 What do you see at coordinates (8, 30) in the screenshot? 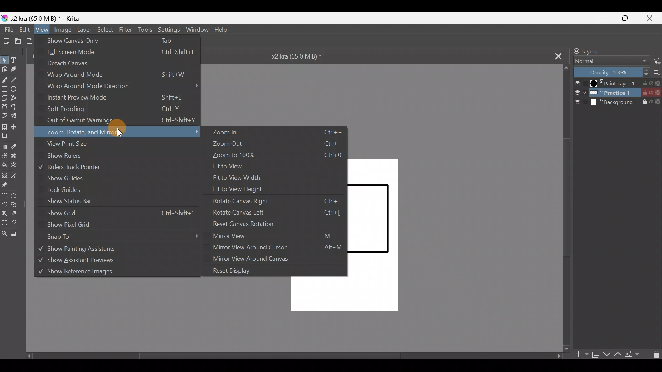
I see `File` at bounding box center [8, 30].